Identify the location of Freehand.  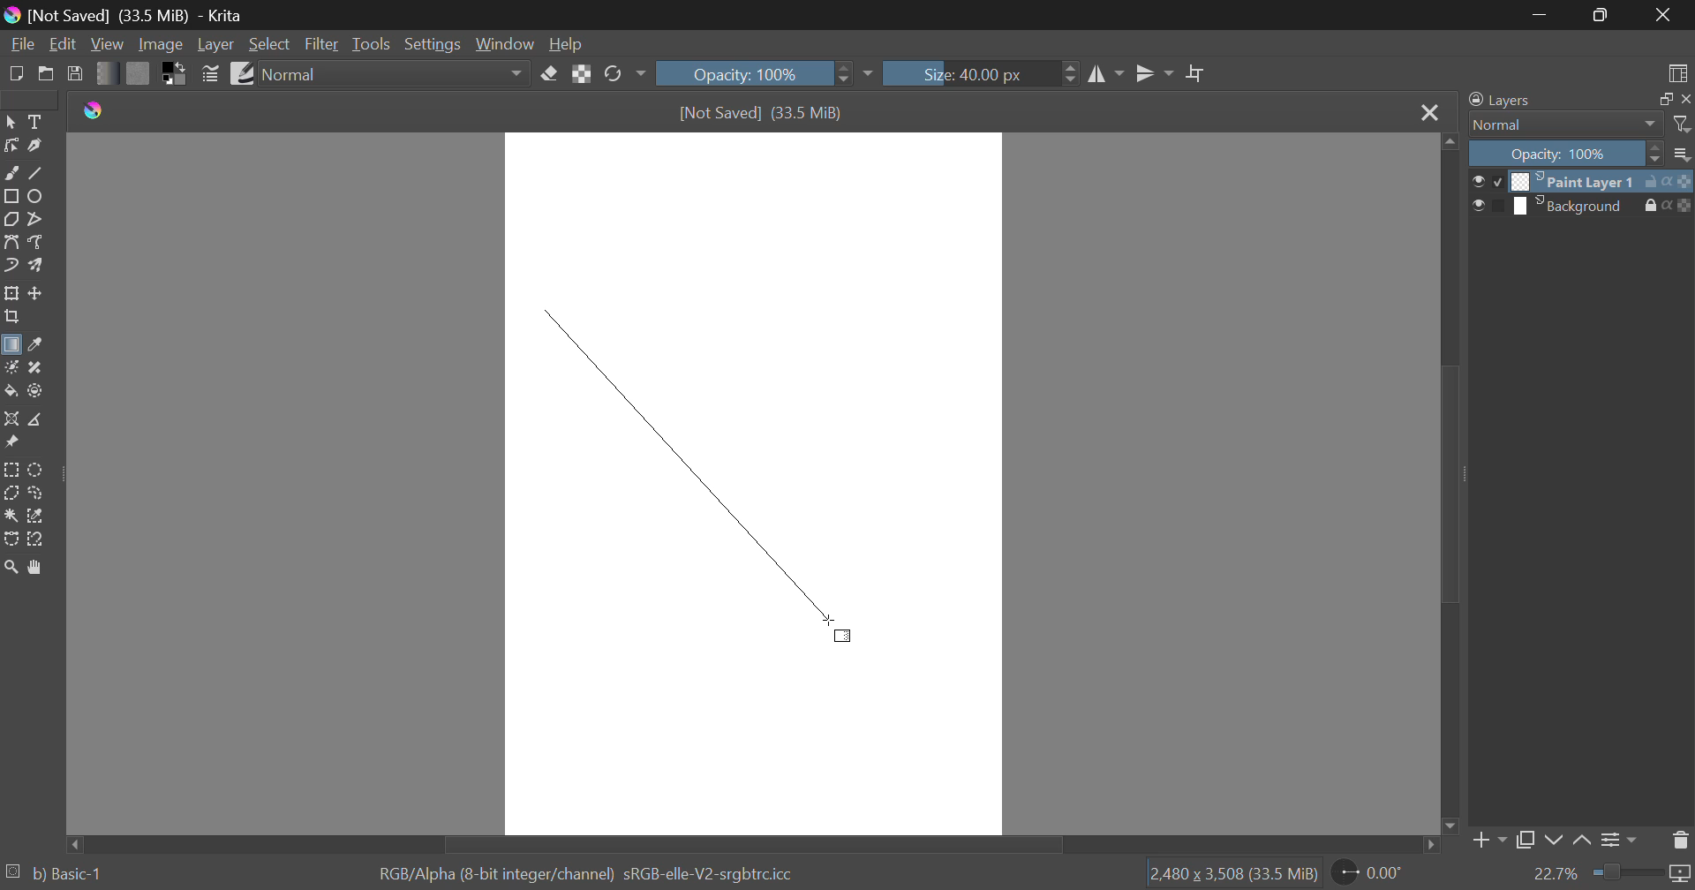
(11, 171).